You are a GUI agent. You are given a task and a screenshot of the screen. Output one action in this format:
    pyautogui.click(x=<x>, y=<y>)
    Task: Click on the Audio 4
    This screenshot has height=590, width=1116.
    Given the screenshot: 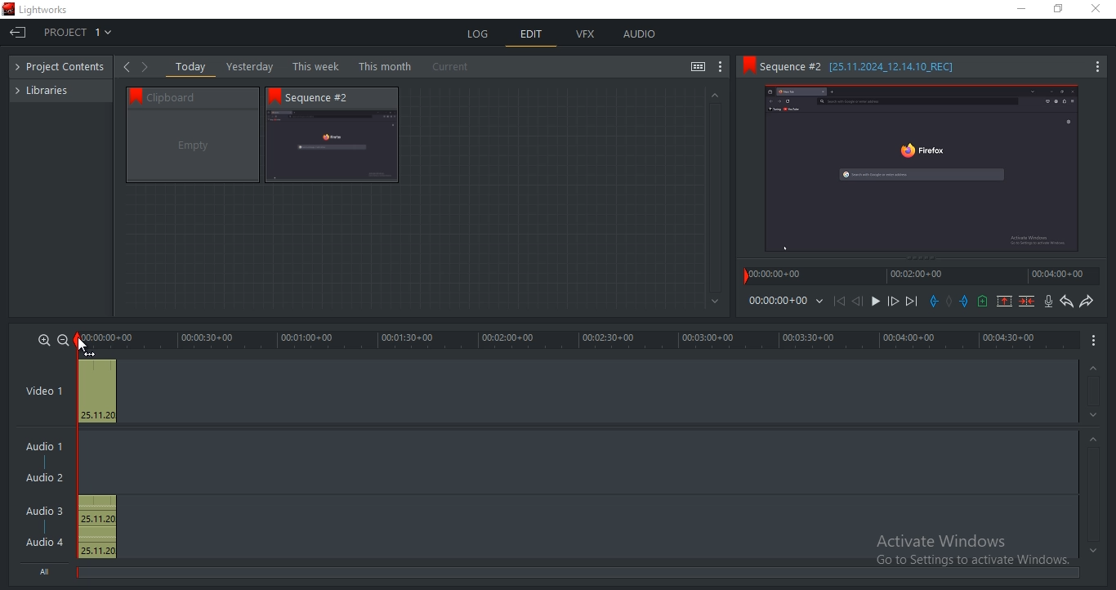 What is the action you would take?
    pyautogui.click(x=45, y=541)
    